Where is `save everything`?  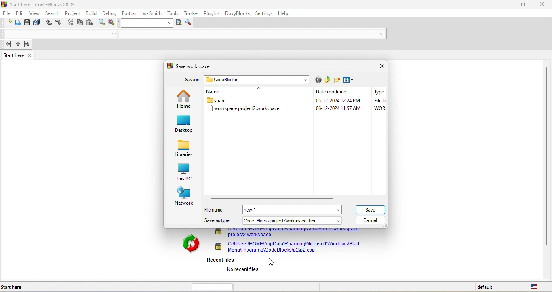
save everything is located at coordinates (38, 23).